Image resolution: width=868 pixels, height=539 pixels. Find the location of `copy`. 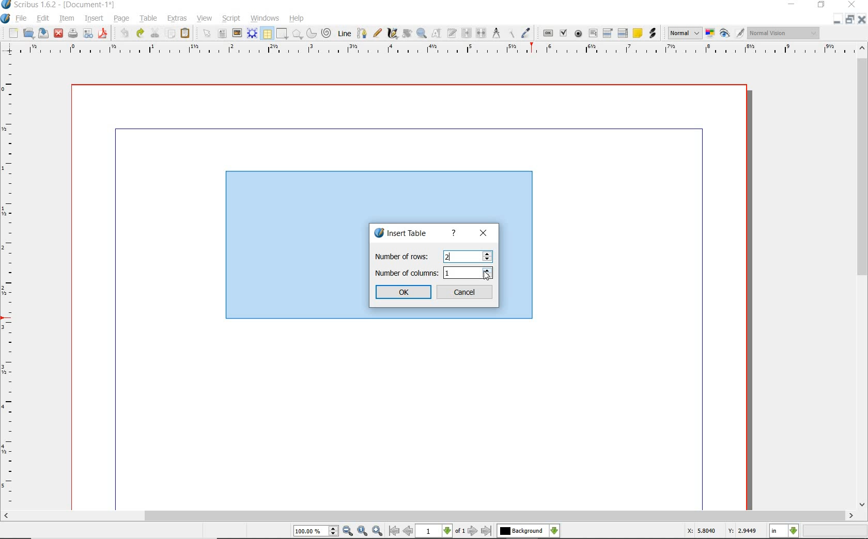

copy is located at coordinates (171, 34).